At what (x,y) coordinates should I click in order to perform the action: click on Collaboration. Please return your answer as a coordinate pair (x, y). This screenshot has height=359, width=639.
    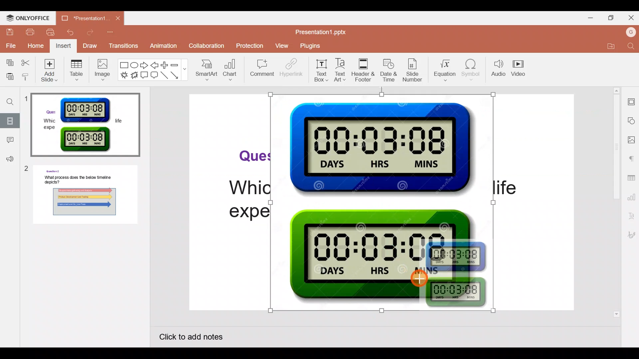
    Looking at the image, I should click on (204, 46).